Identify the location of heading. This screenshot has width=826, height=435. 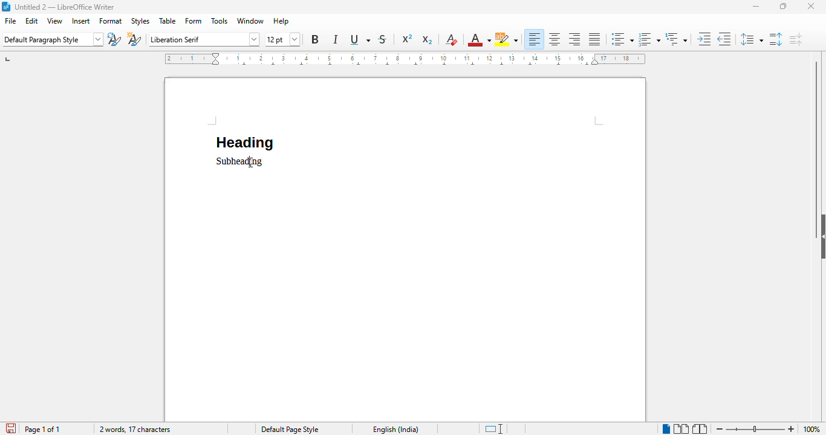
(244, 143).